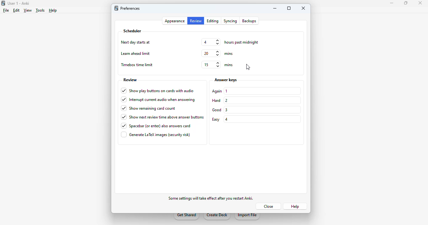  What do you see at coordinates (159, 99) in the screenshot?
I see `interrupt current audio when answering` at bounding box center [159, 99].